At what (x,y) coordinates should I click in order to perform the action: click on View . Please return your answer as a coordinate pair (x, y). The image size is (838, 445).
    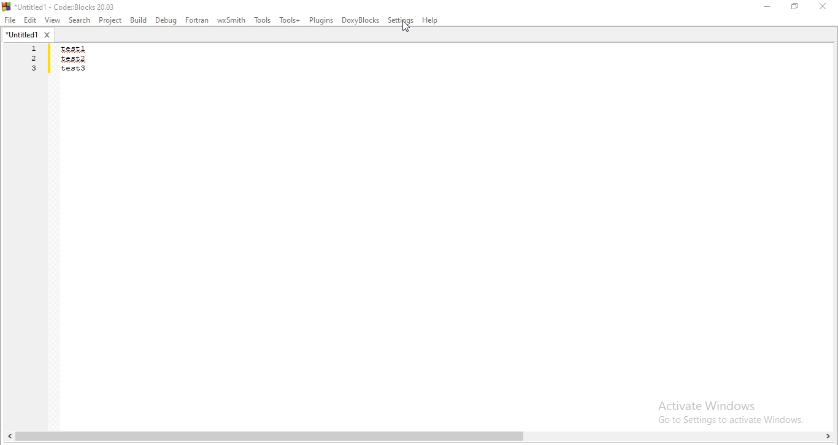
    Looking at the image, I should click on (53, 20).